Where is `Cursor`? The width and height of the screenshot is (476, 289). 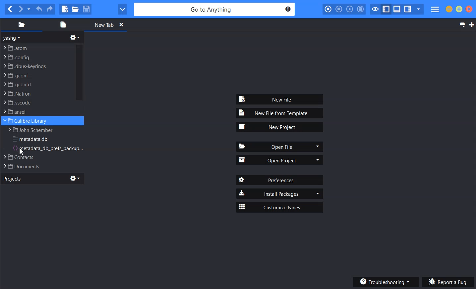
Cursor is located at coordinates (22, 151).